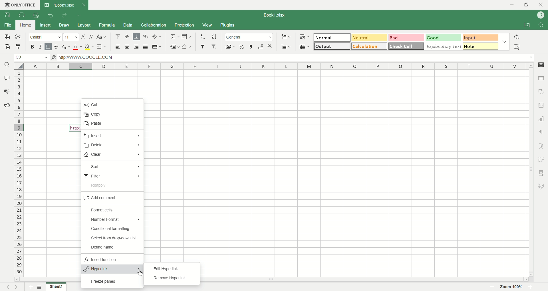 The width and height of the screenshot is (548, 291). What do you see at coordinates (295, 58) in the screenshot?
I see `input line` at bounding box center [295, 58].